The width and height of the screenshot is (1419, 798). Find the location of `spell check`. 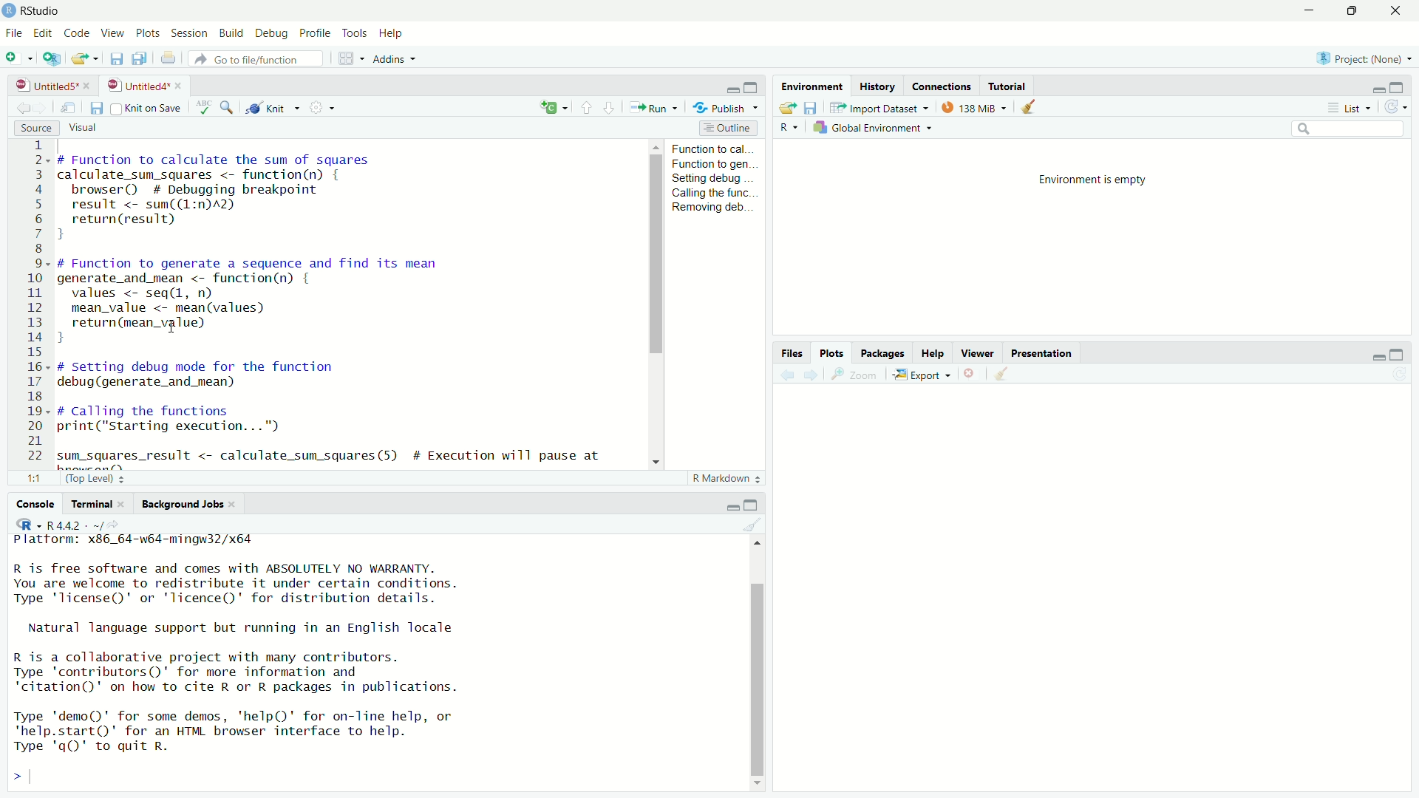

spell check is located at coordinates (201, 109).